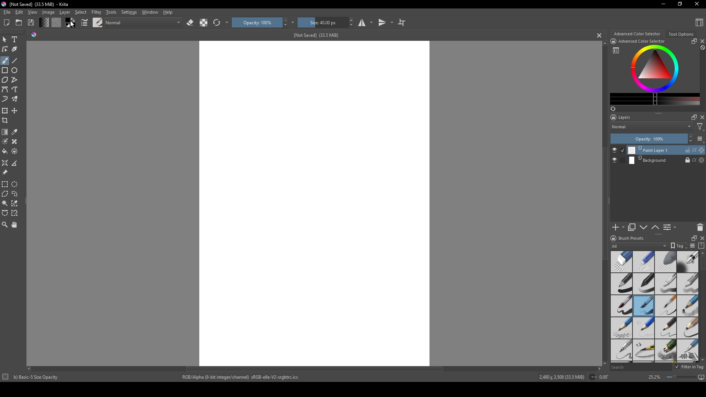  I want to click on scroll up, so click(603, 43).